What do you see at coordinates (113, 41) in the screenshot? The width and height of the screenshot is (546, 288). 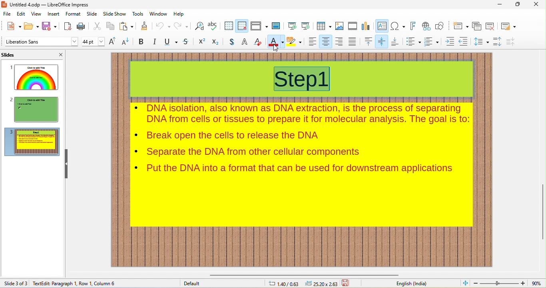 I see `increment text size` at bounding box center [113, 41].